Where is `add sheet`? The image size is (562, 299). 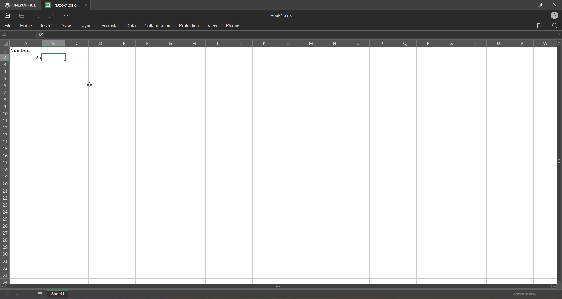
add sheet is located at coordinates (31, 294).